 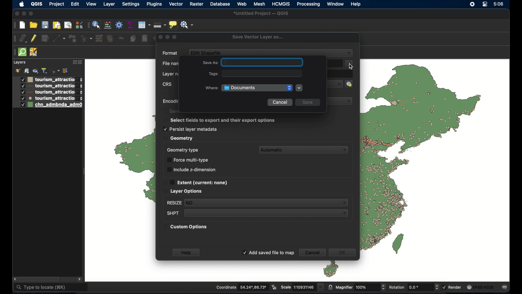 What do you see at coordinates (349, 53) in the screenshot?
I see `dropdown` at bounding box center [349, 53].